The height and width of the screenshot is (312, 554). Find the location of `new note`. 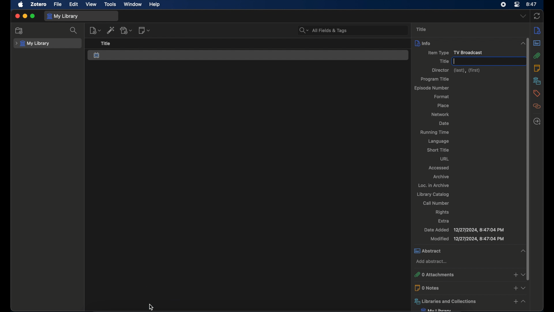

new note is located at coordinates (144, 31).